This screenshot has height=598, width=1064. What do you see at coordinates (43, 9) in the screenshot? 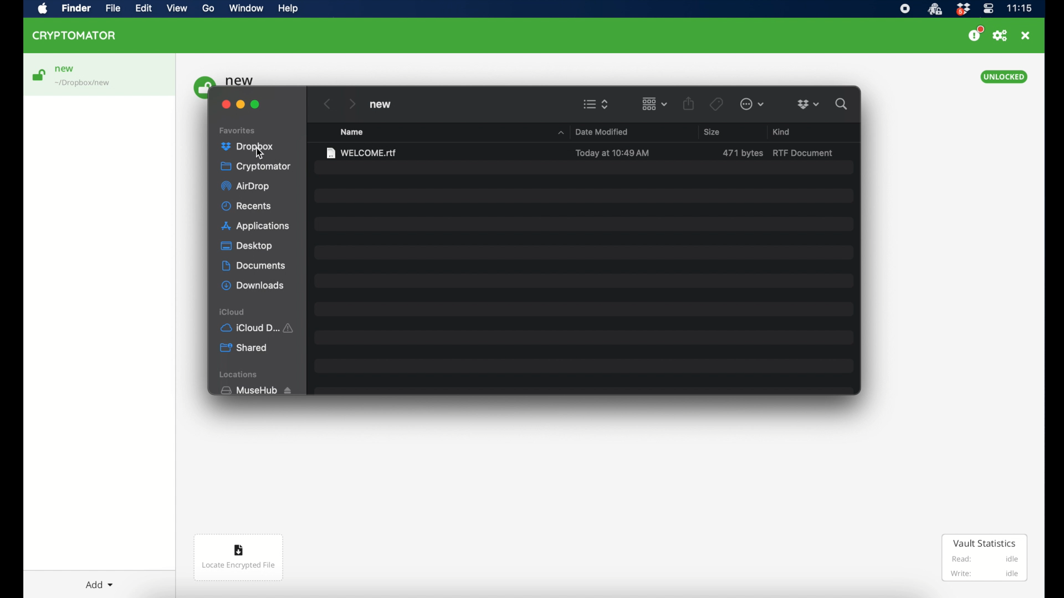
I see `apple icon` at bounding box center [43, 9].